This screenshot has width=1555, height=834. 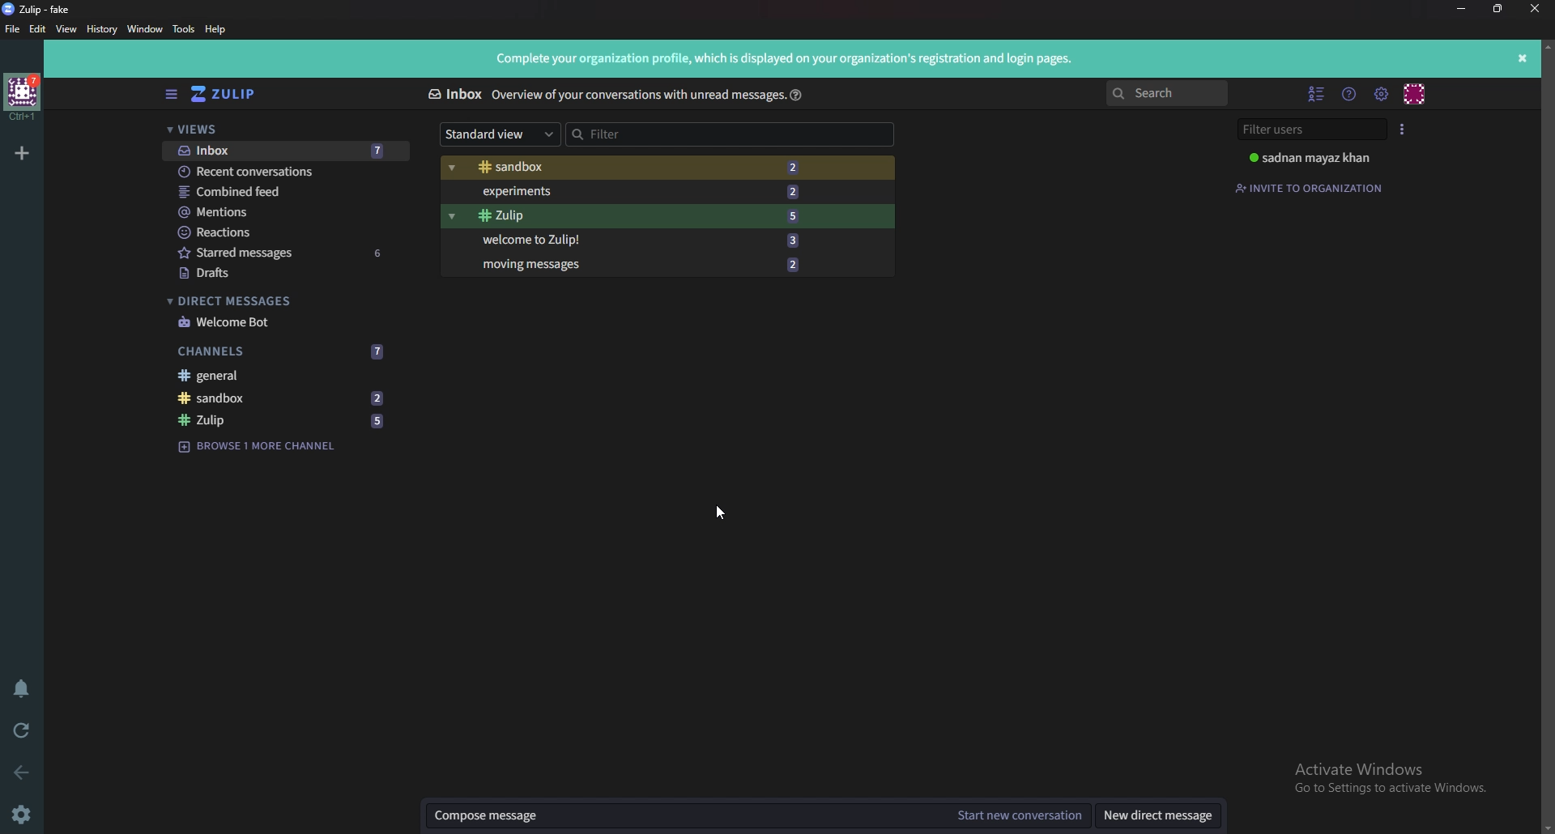 I want to click on close info, so click(x=1523, y=57).